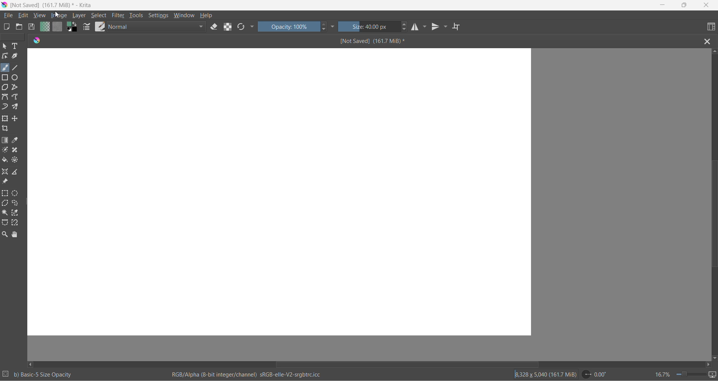  Describe the element at coordinates (15, 235) in the screenshot. I see `pan tool` at that location.